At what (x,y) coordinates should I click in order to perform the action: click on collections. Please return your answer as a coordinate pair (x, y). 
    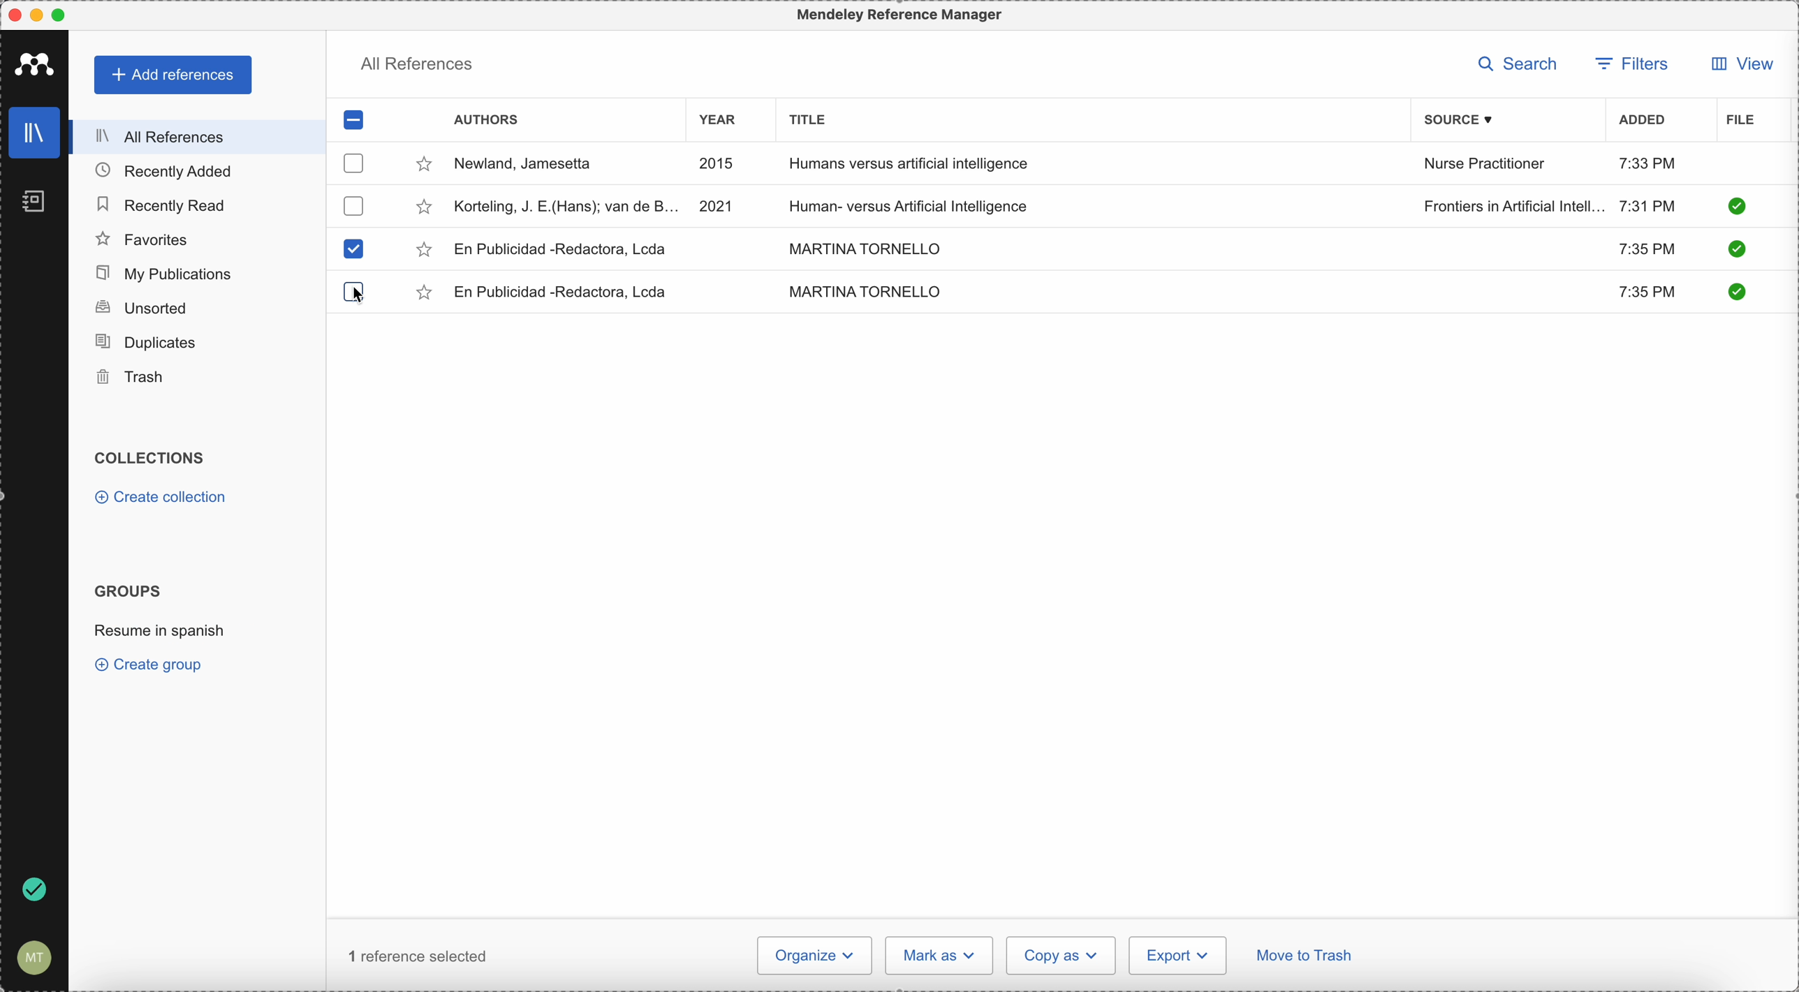
    Looking at the image, I should click on (152, 458).